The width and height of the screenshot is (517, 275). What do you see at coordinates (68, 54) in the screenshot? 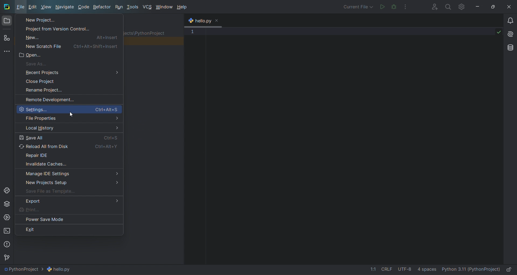
I see `open` at bounding box center [68, 54].